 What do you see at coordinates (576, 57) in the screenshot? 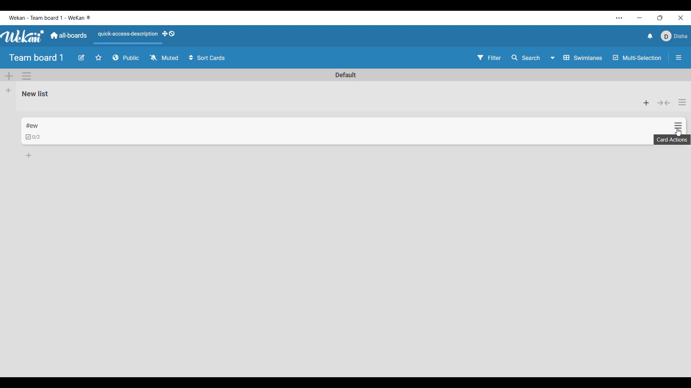
I see `Board view options` at bounding box center [576, 57].